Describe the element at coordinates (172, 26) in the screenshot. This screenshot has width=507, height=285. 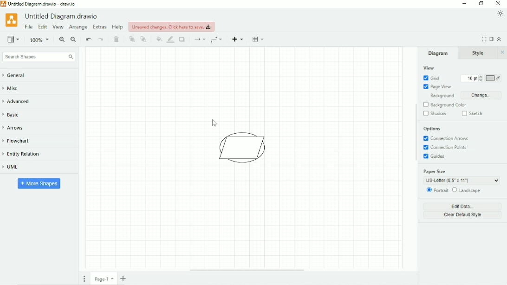
I see `Unsaved changes. Click here to save.` at that location.